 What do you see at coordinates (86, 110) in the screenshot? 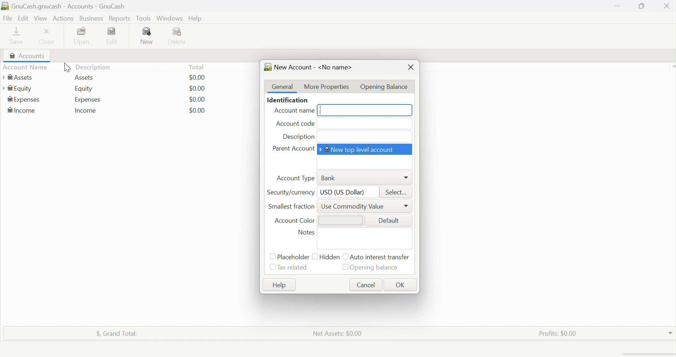
I see `Income` at bounding box center [86, 110].